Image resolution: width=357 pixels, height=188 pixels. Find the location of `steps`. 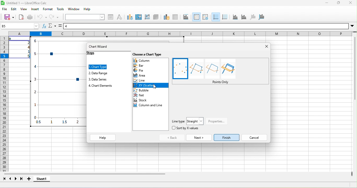

steps is located at coordinates (91, 53).